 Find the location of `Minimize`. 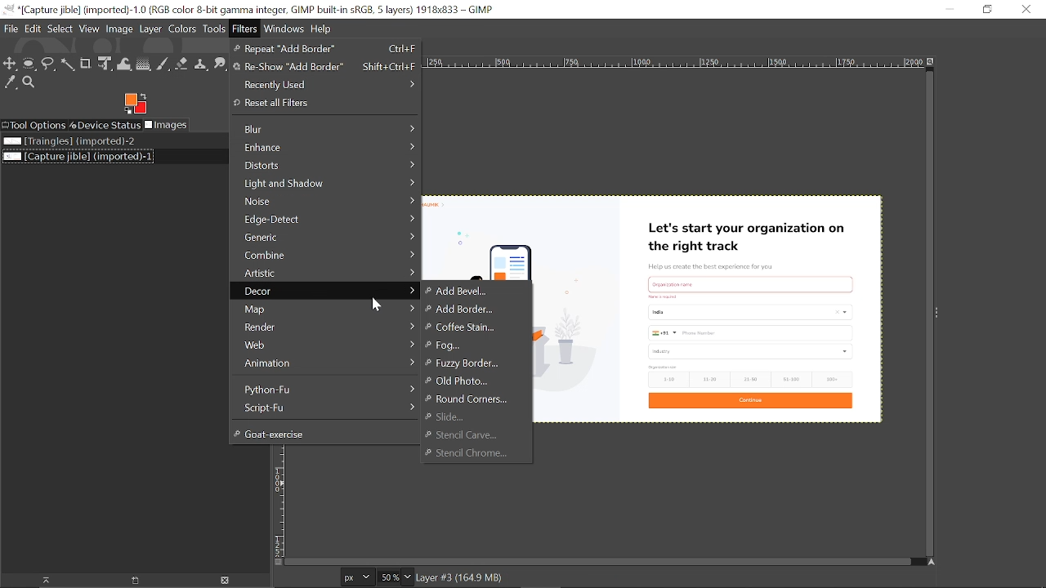

Minimize is located at coordinates (945, 9).